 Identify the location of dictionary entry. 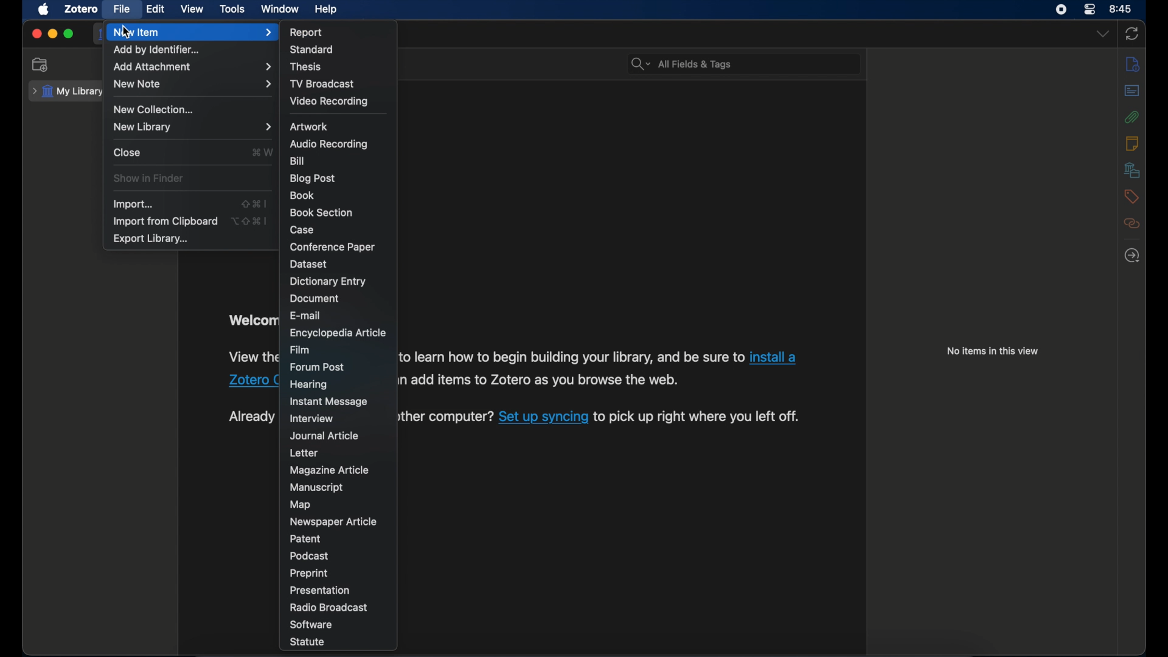
(328, 282).